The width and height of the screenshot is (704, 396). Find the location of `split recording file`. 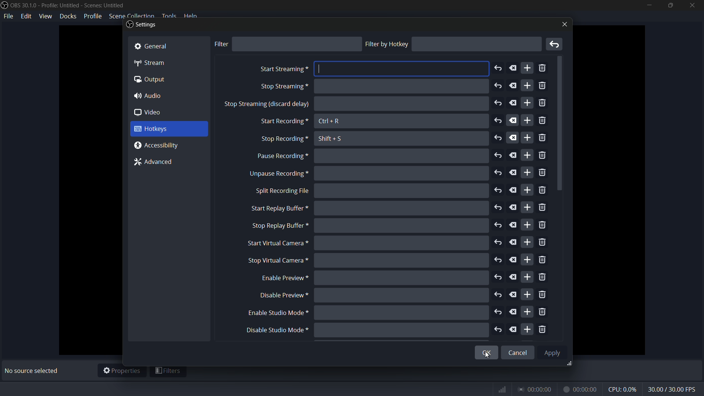

split recording file is located at coordinates (282, 191).